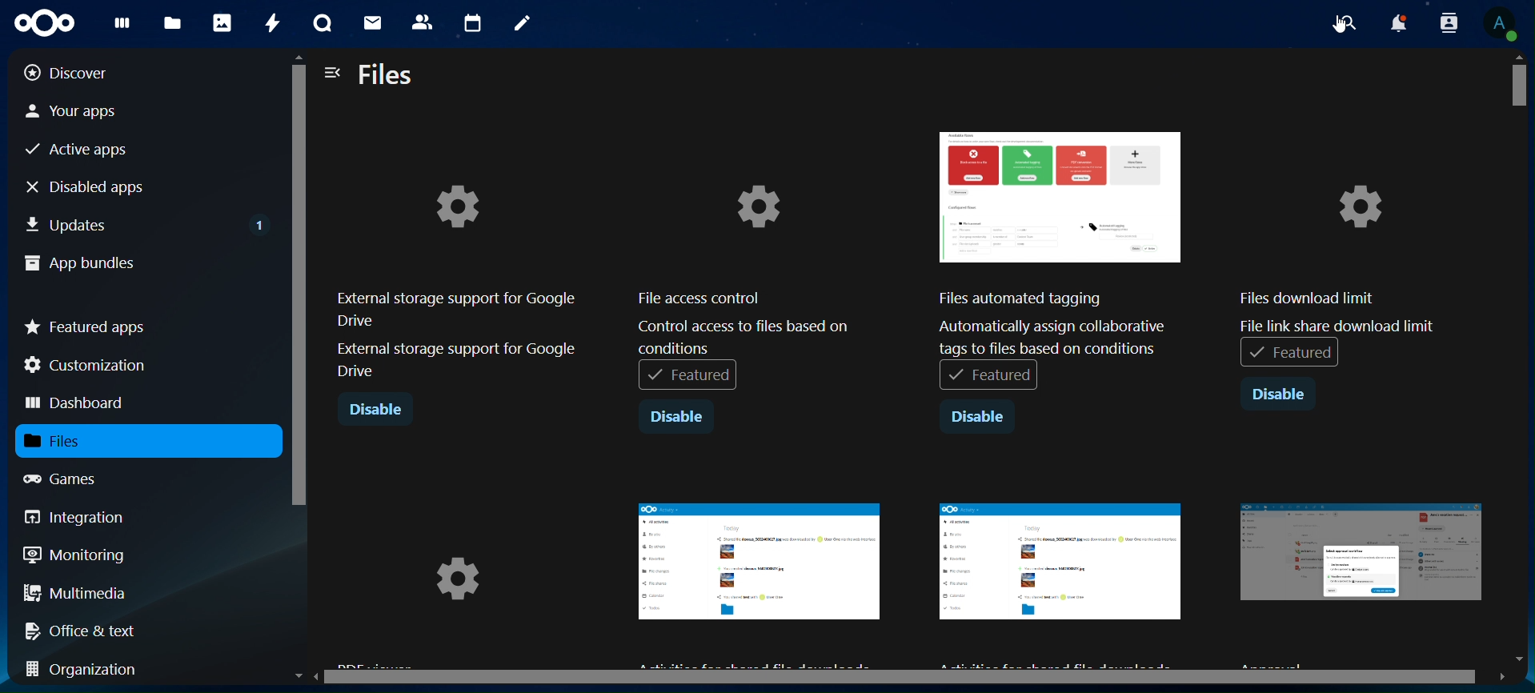 The height and width of the screenshot is (693, 1535). I want to click on notes, so click(520, 24).